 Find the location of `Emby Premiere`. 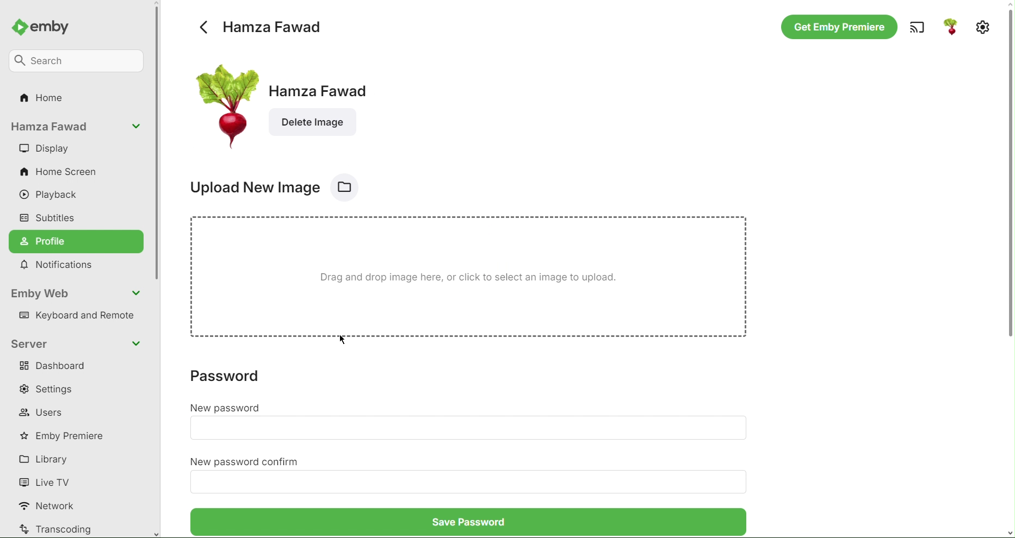

Emby Premiere is located at coordinates (66, 435).